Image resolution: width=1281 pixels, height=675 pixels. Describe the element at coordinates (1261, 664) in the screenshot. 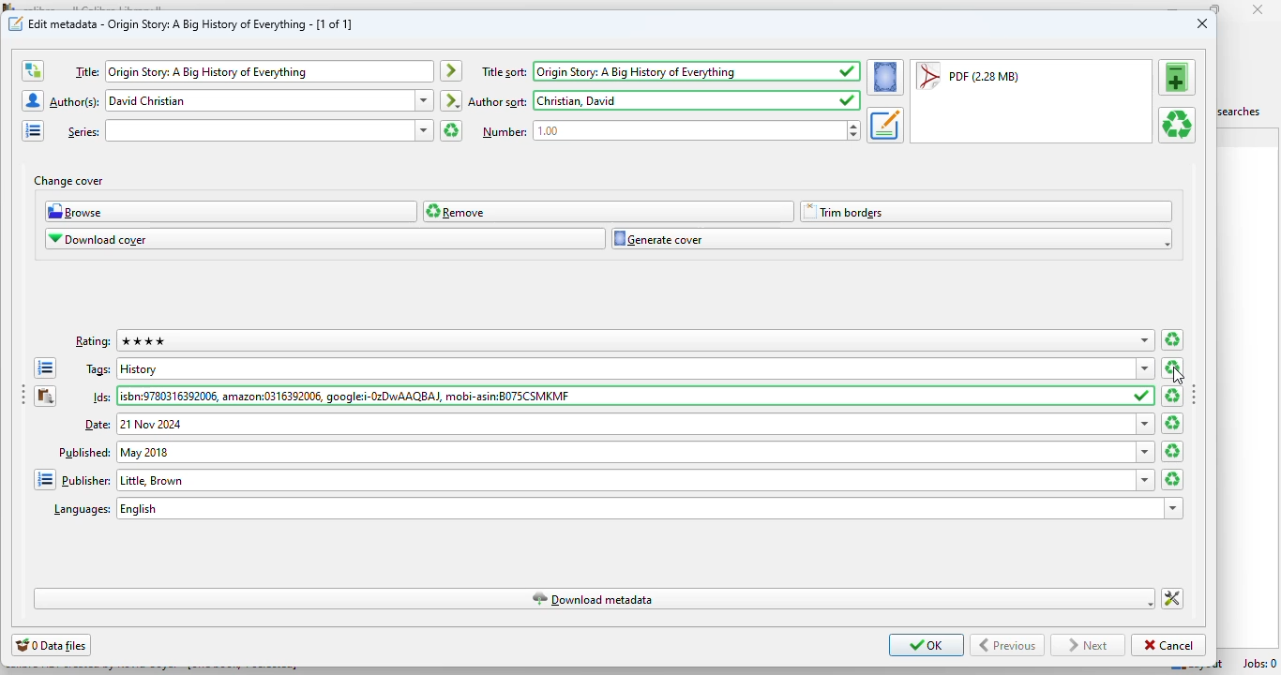

I see `jobs: 0` at that location.